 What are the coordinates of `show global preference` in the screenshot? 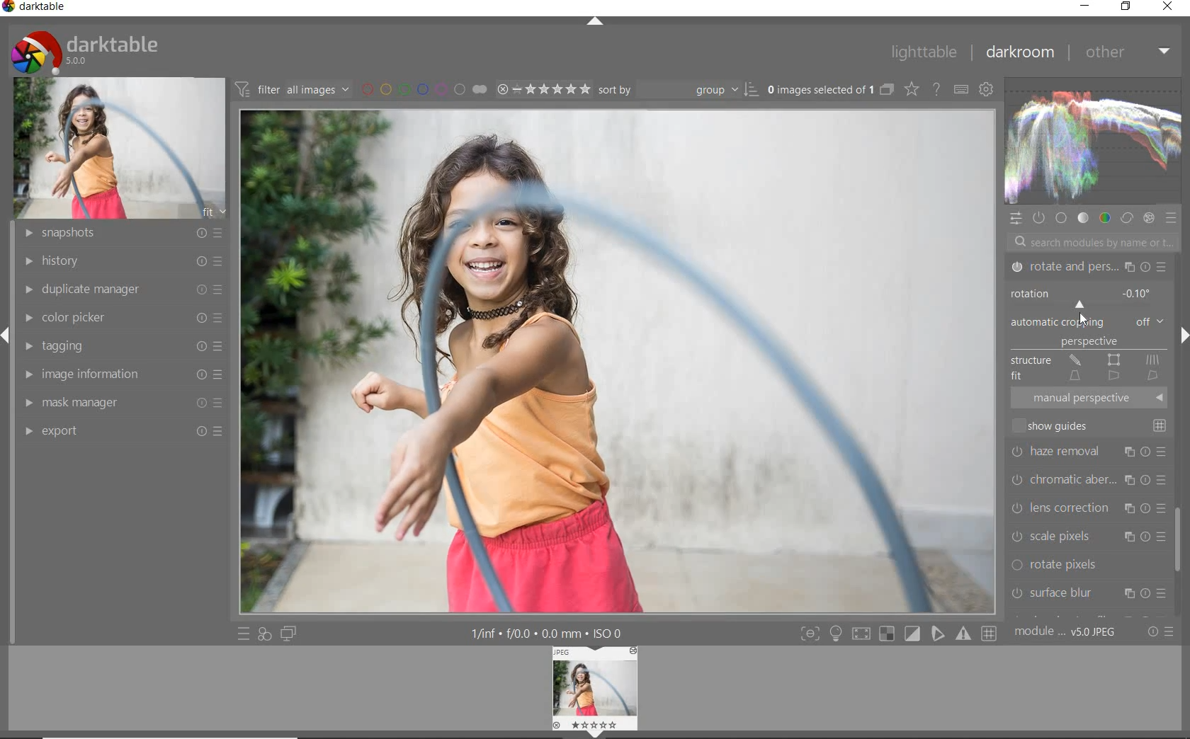 It's located at (985, 87).